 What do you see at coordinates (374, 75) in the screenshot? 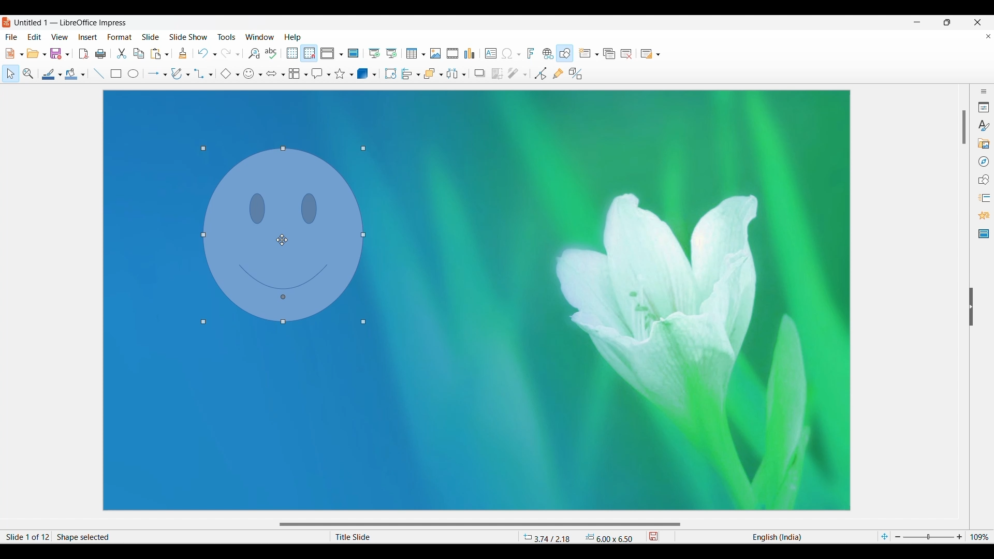
I see `3D shape options` at bounding box center [374, 75].